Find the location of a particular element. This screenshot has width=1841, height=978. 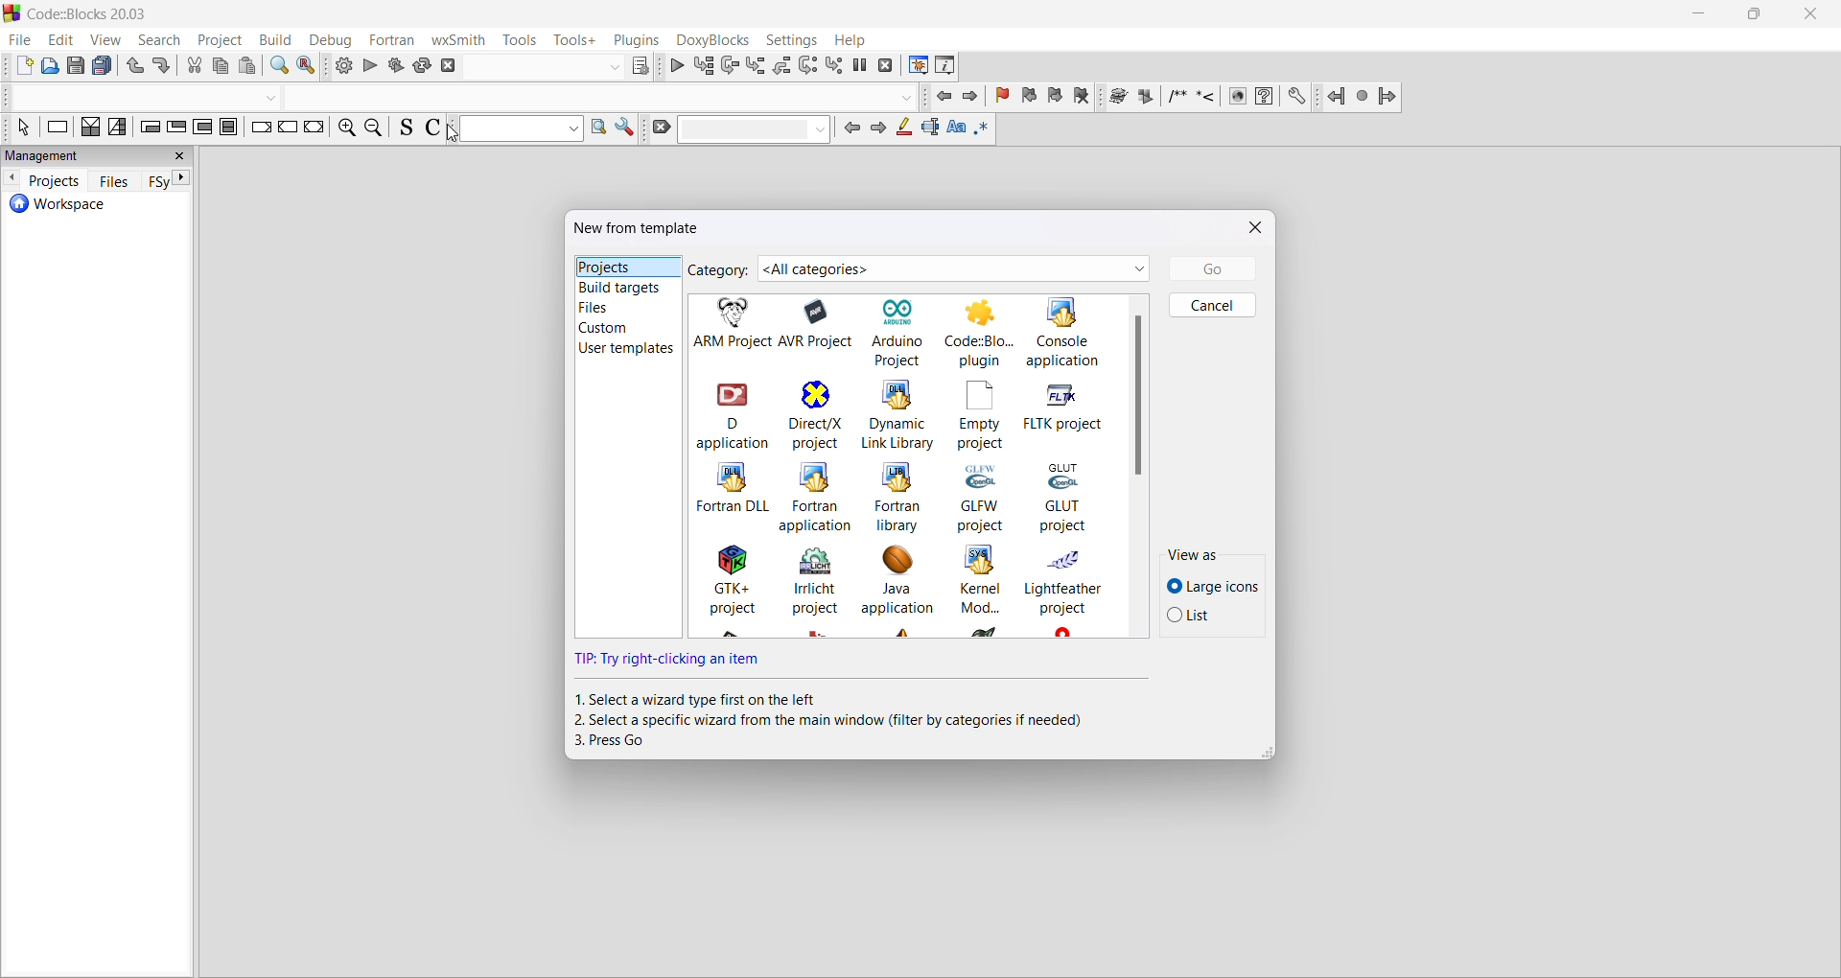

build targets is located at coordinates (626, 288).